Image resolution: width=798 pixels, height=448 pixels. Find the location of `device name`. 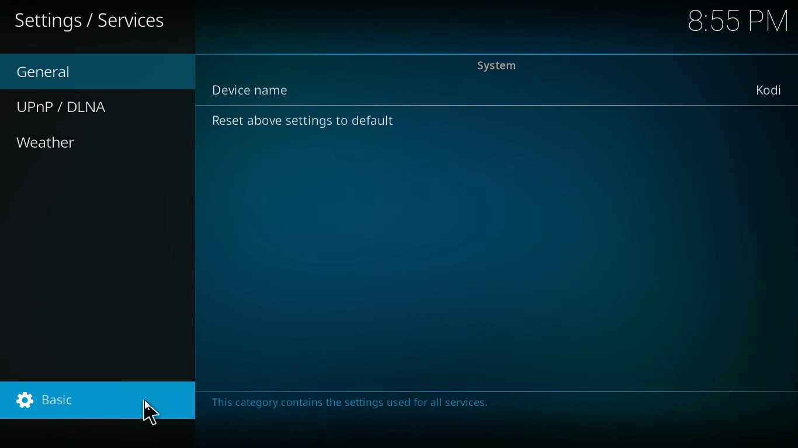

device name is located at coordinates (261, 88).